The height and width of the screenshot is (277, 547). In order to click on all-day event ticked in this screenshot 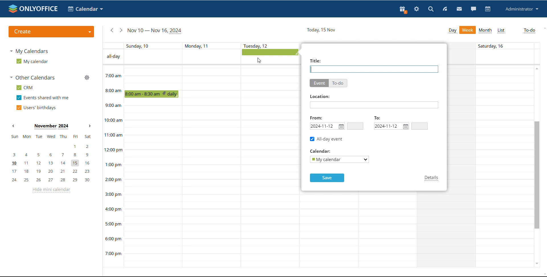, I will do `click(326, 139)`.